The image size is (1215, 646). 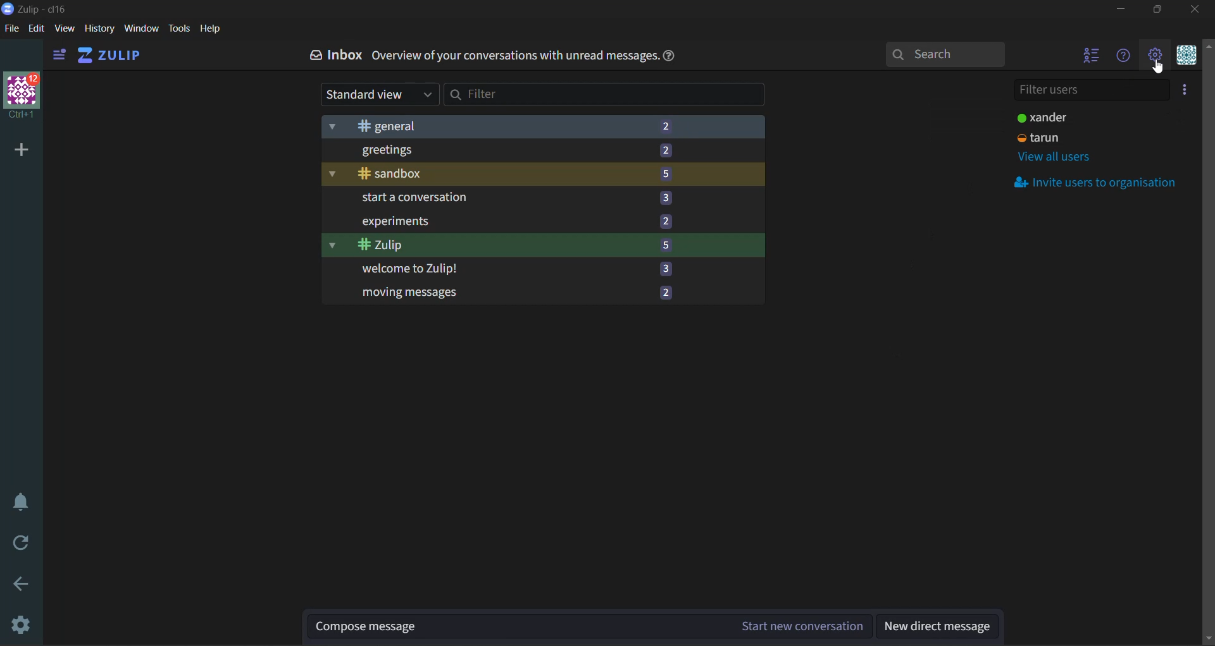 I want to click on tools, so click(x=178, y=28).